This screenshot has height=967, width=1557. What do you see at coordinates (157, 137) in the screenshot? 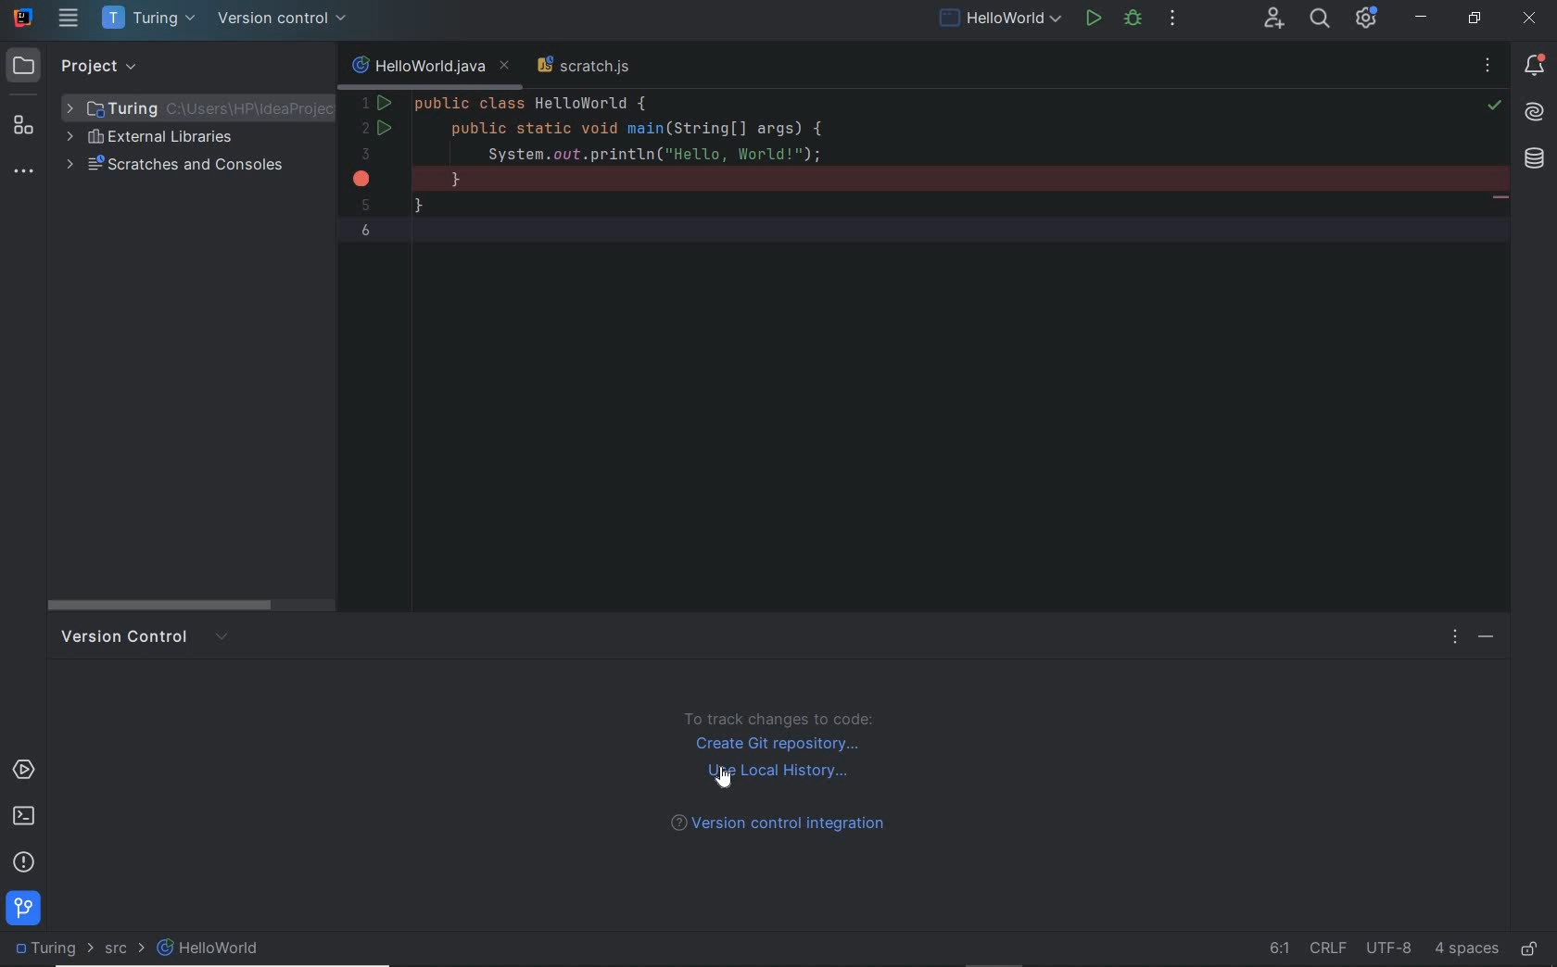
I see `external libraries` at bounding box center [157, 137].